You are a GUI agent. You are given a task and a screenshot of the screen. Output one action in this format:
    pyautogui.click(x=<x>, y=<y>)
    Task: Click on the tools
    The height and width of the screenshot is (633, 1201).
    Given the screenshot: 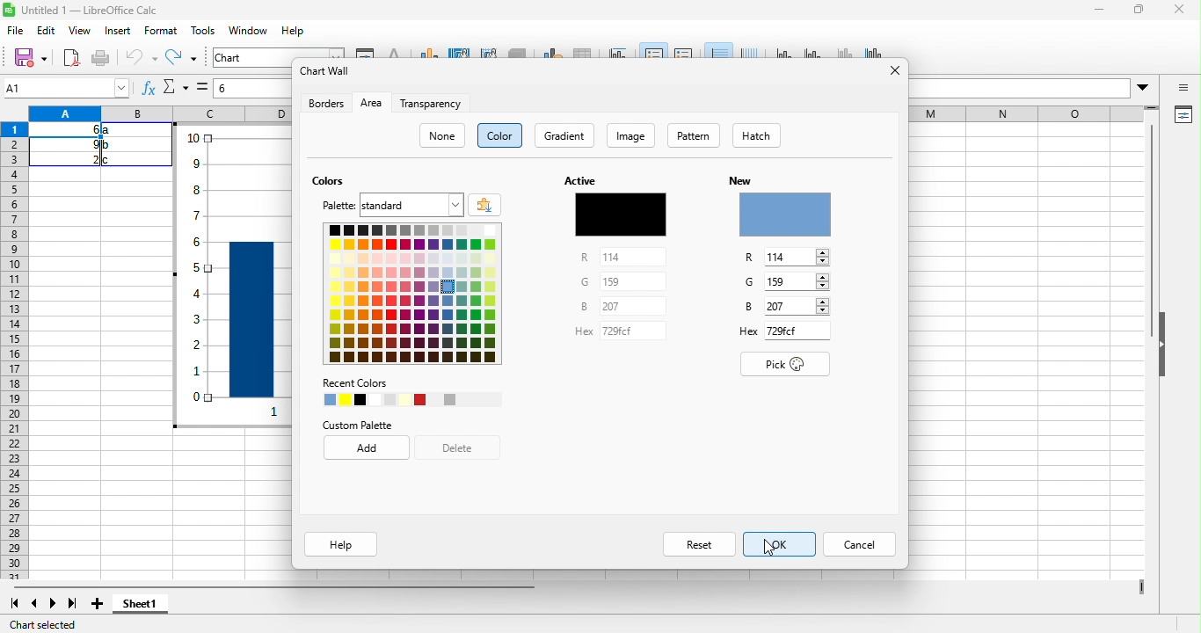 What is the action you would take?
    pyautogui.click(x=203, y=32)
    